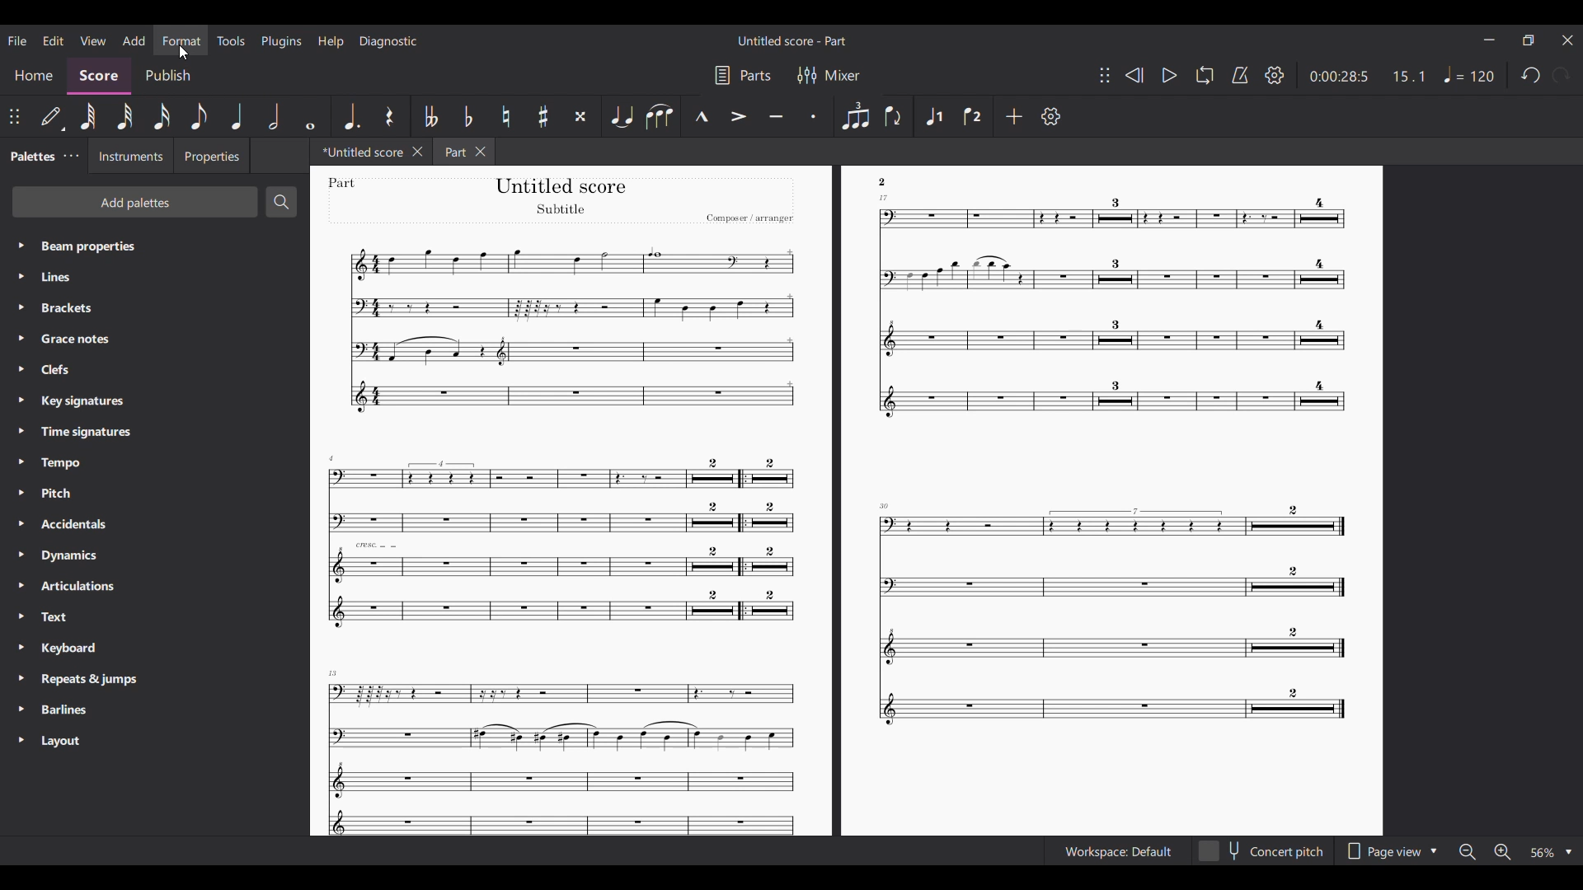 This screenshot has width=1583, height=890. I want to click on , so click(887, 182).